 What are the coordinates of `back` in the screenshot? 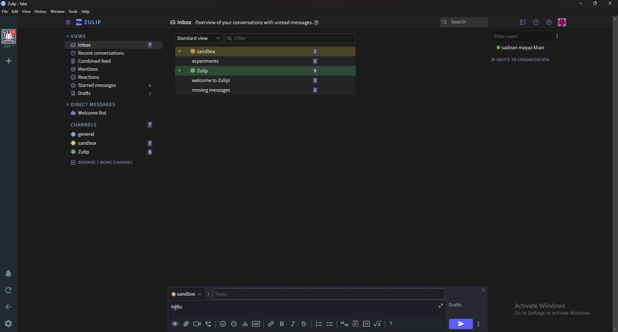 It's located at (8, 306).